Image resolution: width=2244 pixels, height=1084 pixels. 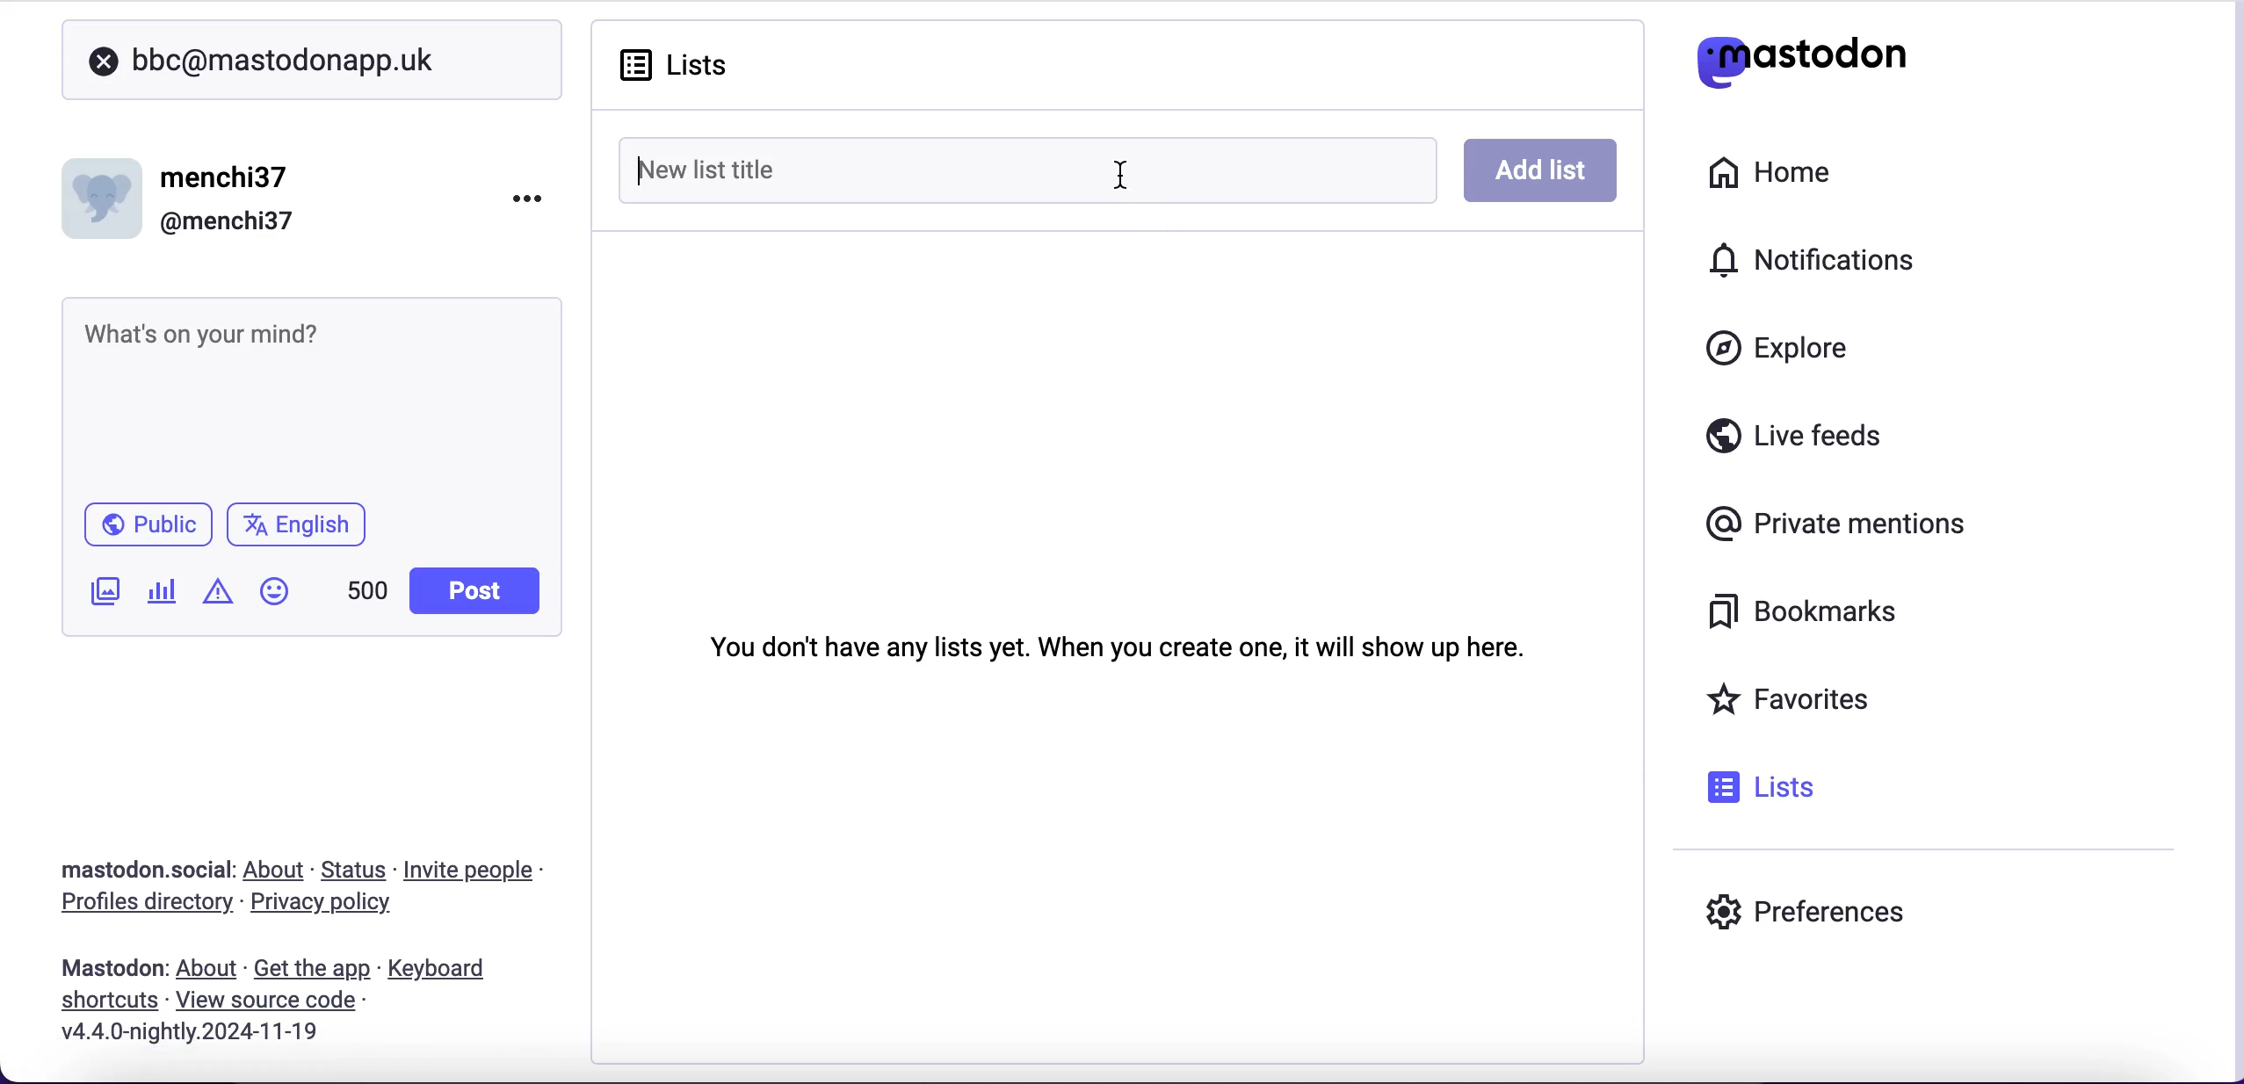 What do you see at coordinates (304, 390) in the screenshot?
I see `post what's n your mind` at bounding box center [304, 390].